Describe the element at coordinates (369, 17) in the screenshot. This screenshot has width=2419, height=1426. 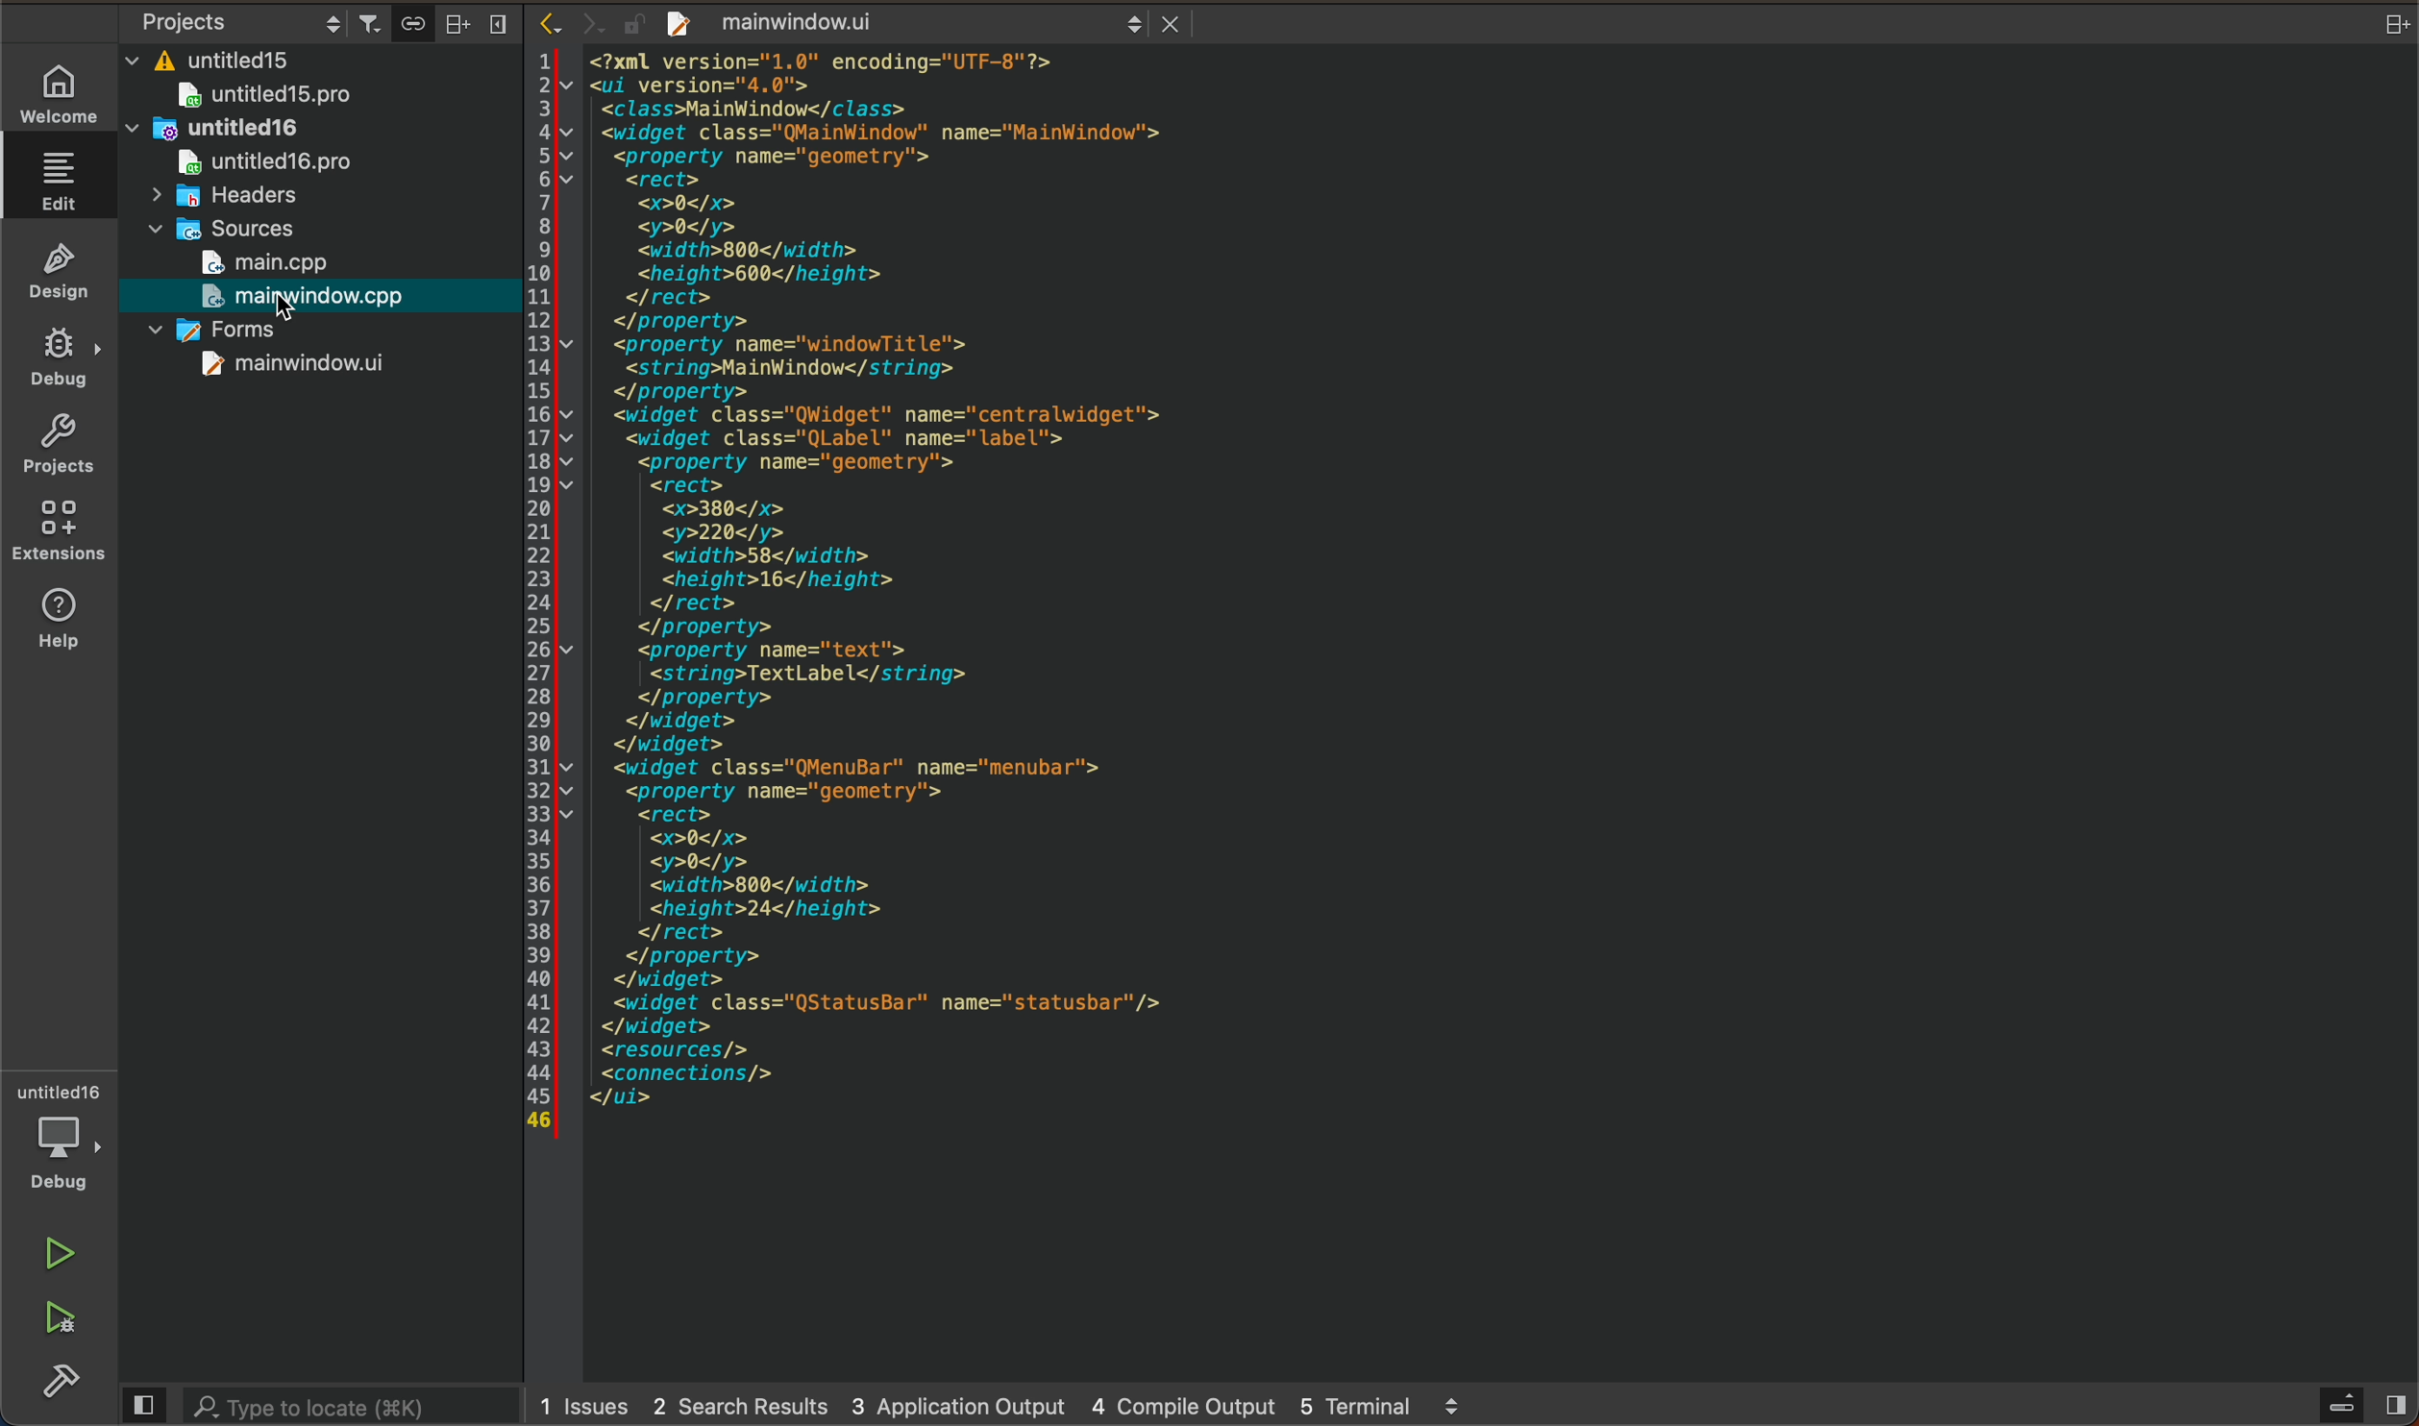
I see `Filter` at that location.